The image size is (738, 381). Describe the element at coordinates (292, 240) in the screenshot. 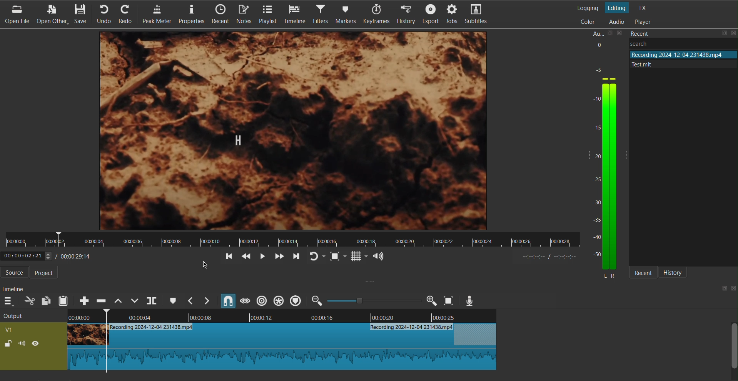

I see `Timeline` at that location.